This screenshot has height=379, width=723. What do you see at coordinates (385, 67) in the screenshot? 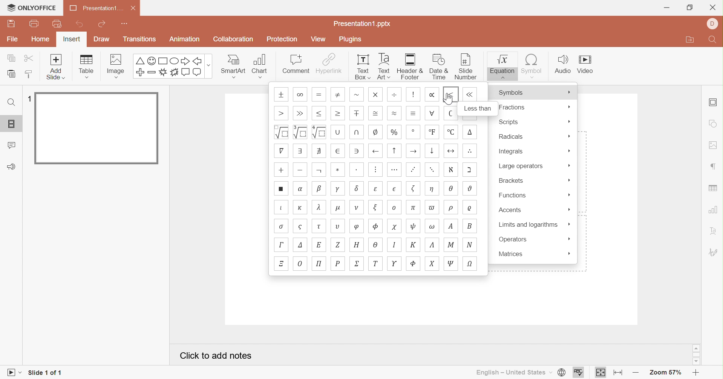
I see `Text Art` at bounding box center [385, 67].